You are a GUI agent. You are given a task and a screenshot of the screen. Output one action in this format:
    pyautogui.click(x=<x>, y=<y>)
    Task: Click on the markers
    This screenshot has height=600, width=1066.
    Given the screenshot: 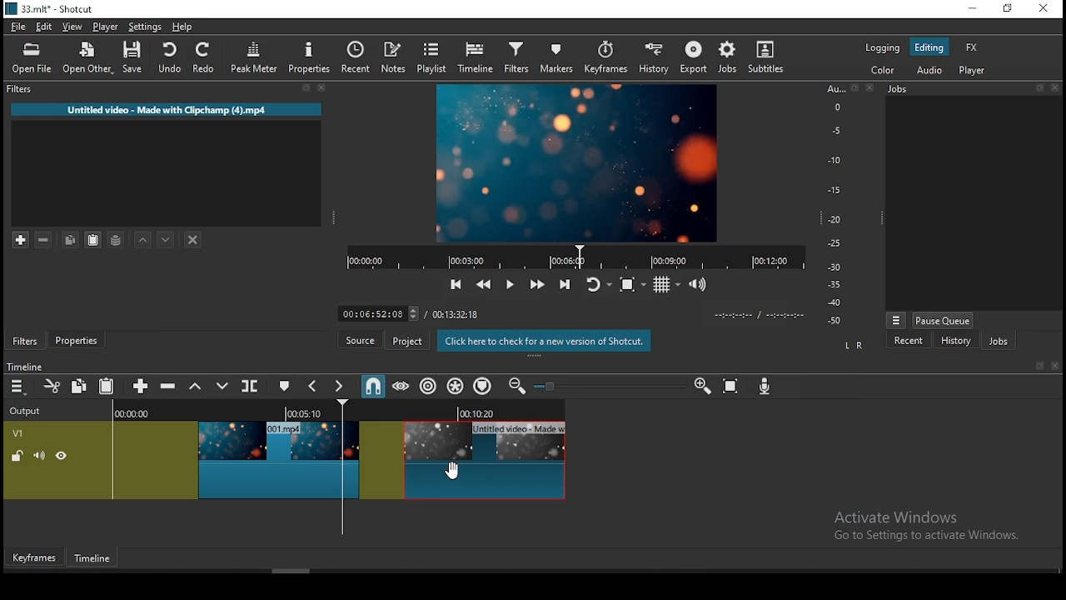 What is the action you would take?
    pyautogui.click(x=556, y=57)
    